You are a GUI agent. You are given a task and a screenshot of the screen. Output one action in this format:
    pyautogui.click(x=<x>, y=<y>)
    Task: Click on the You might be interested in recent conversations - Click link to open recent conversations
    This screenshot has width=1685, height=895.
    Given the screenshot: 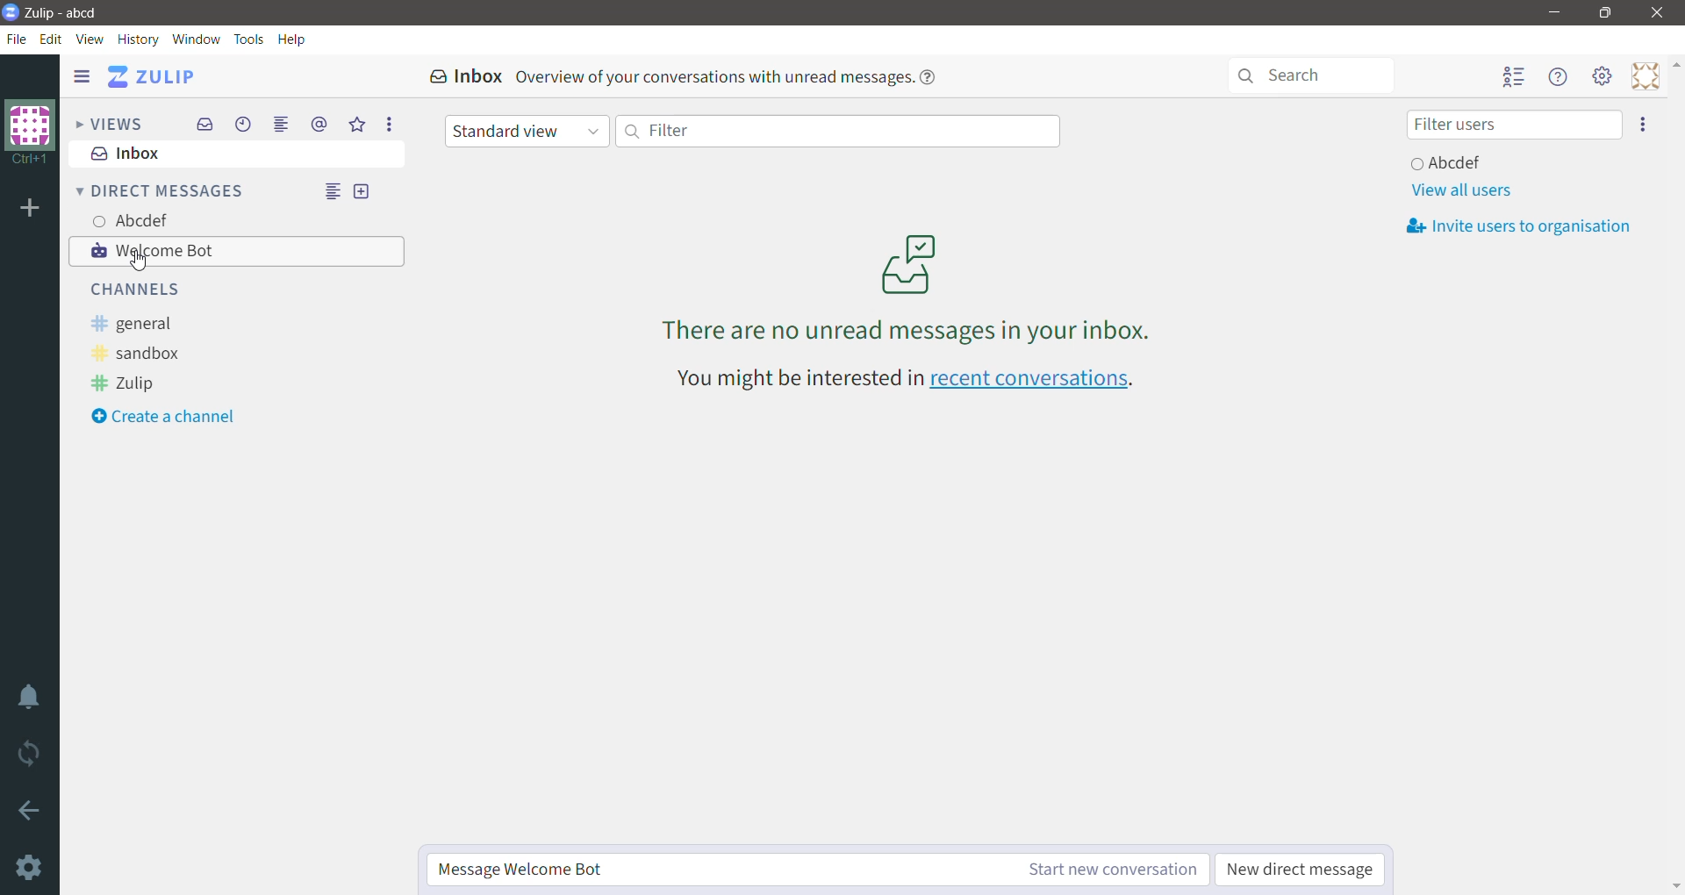 What is the action you would take?
    pyautogui.click(x=904, y=378)
    